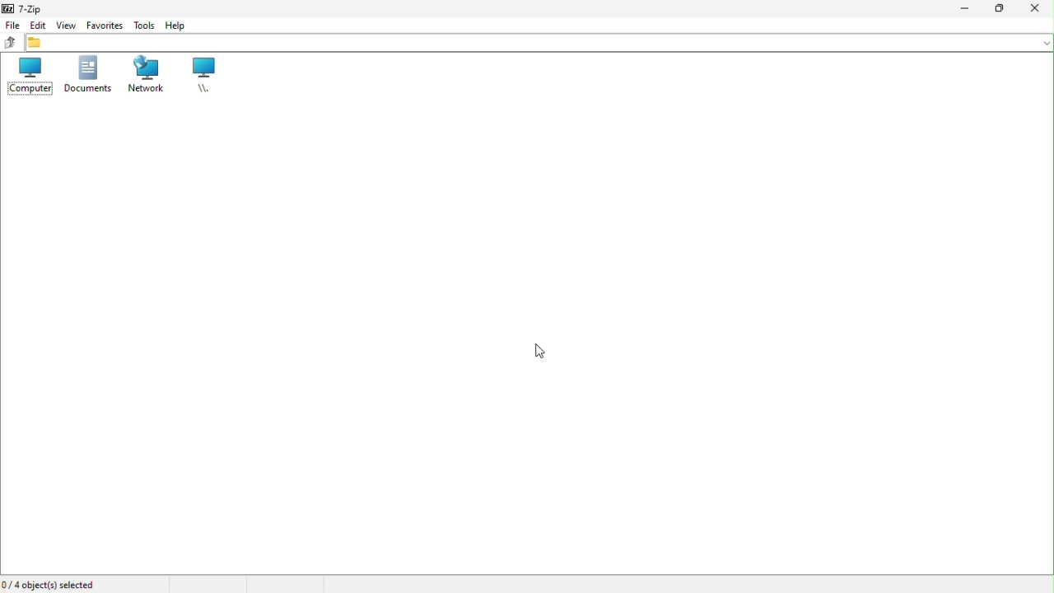 The width and height of the screenshot is (1054, 593). What do you see at coordinates (142, 72) in the screenshot?
I see `Network` at bounding box center [142, 72].